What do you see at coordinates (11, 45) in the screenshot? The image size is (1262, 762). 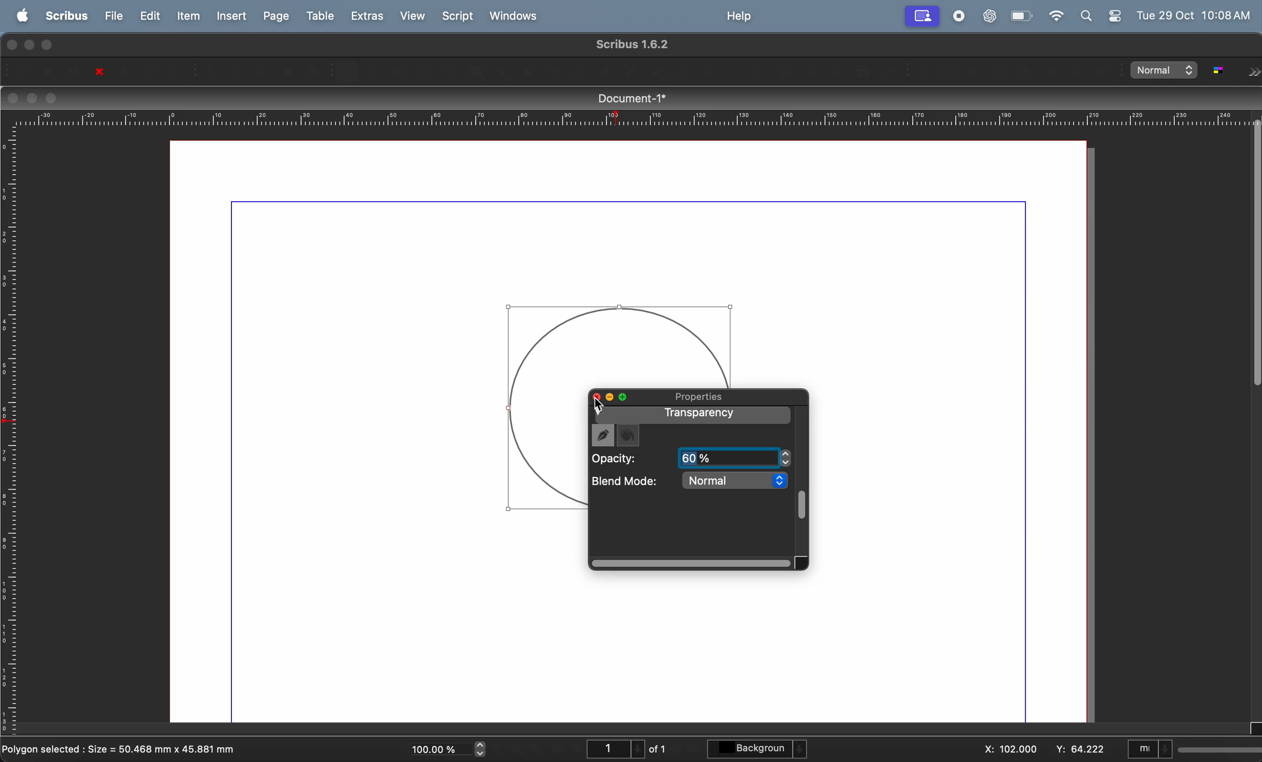 I see `closing window` at bounding box center [11, 45].